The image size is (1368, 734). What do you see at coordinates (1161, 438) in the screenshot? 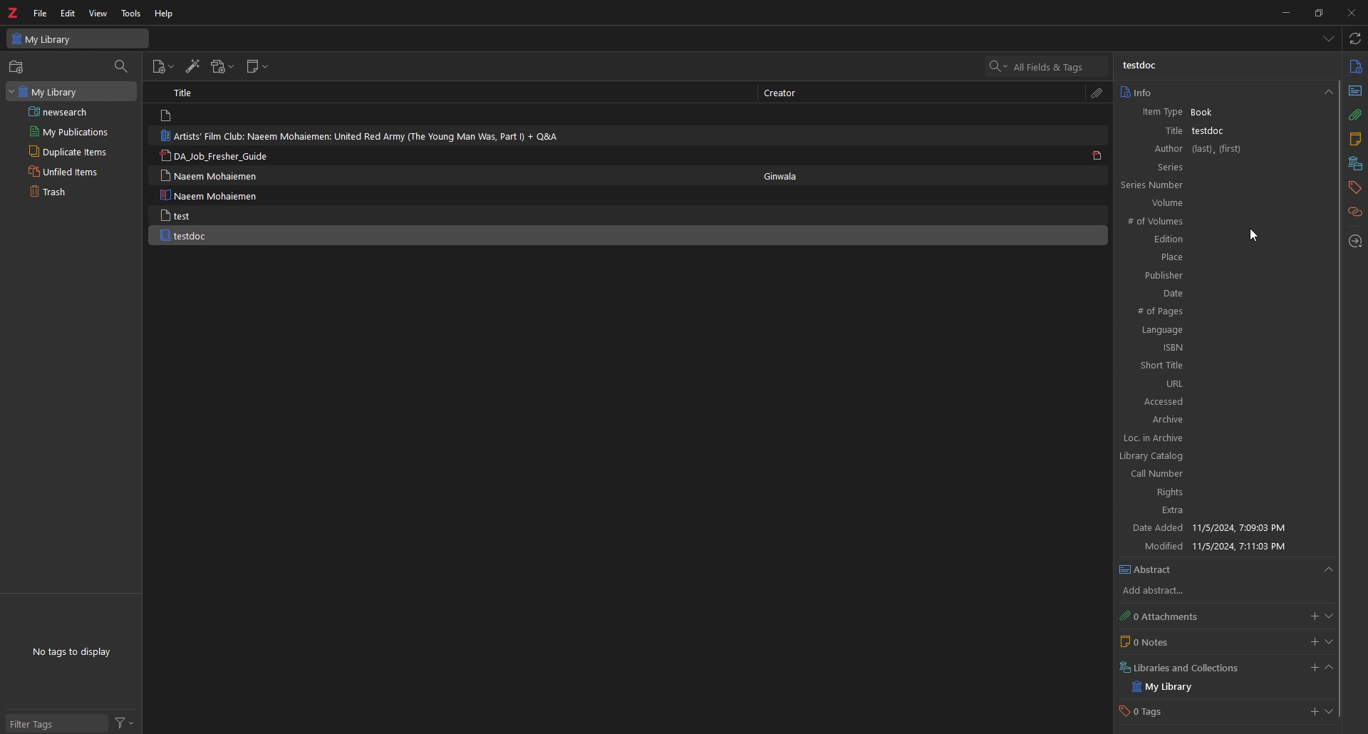
I see `Loc. in Archive` at bounding box center [1161, 438].